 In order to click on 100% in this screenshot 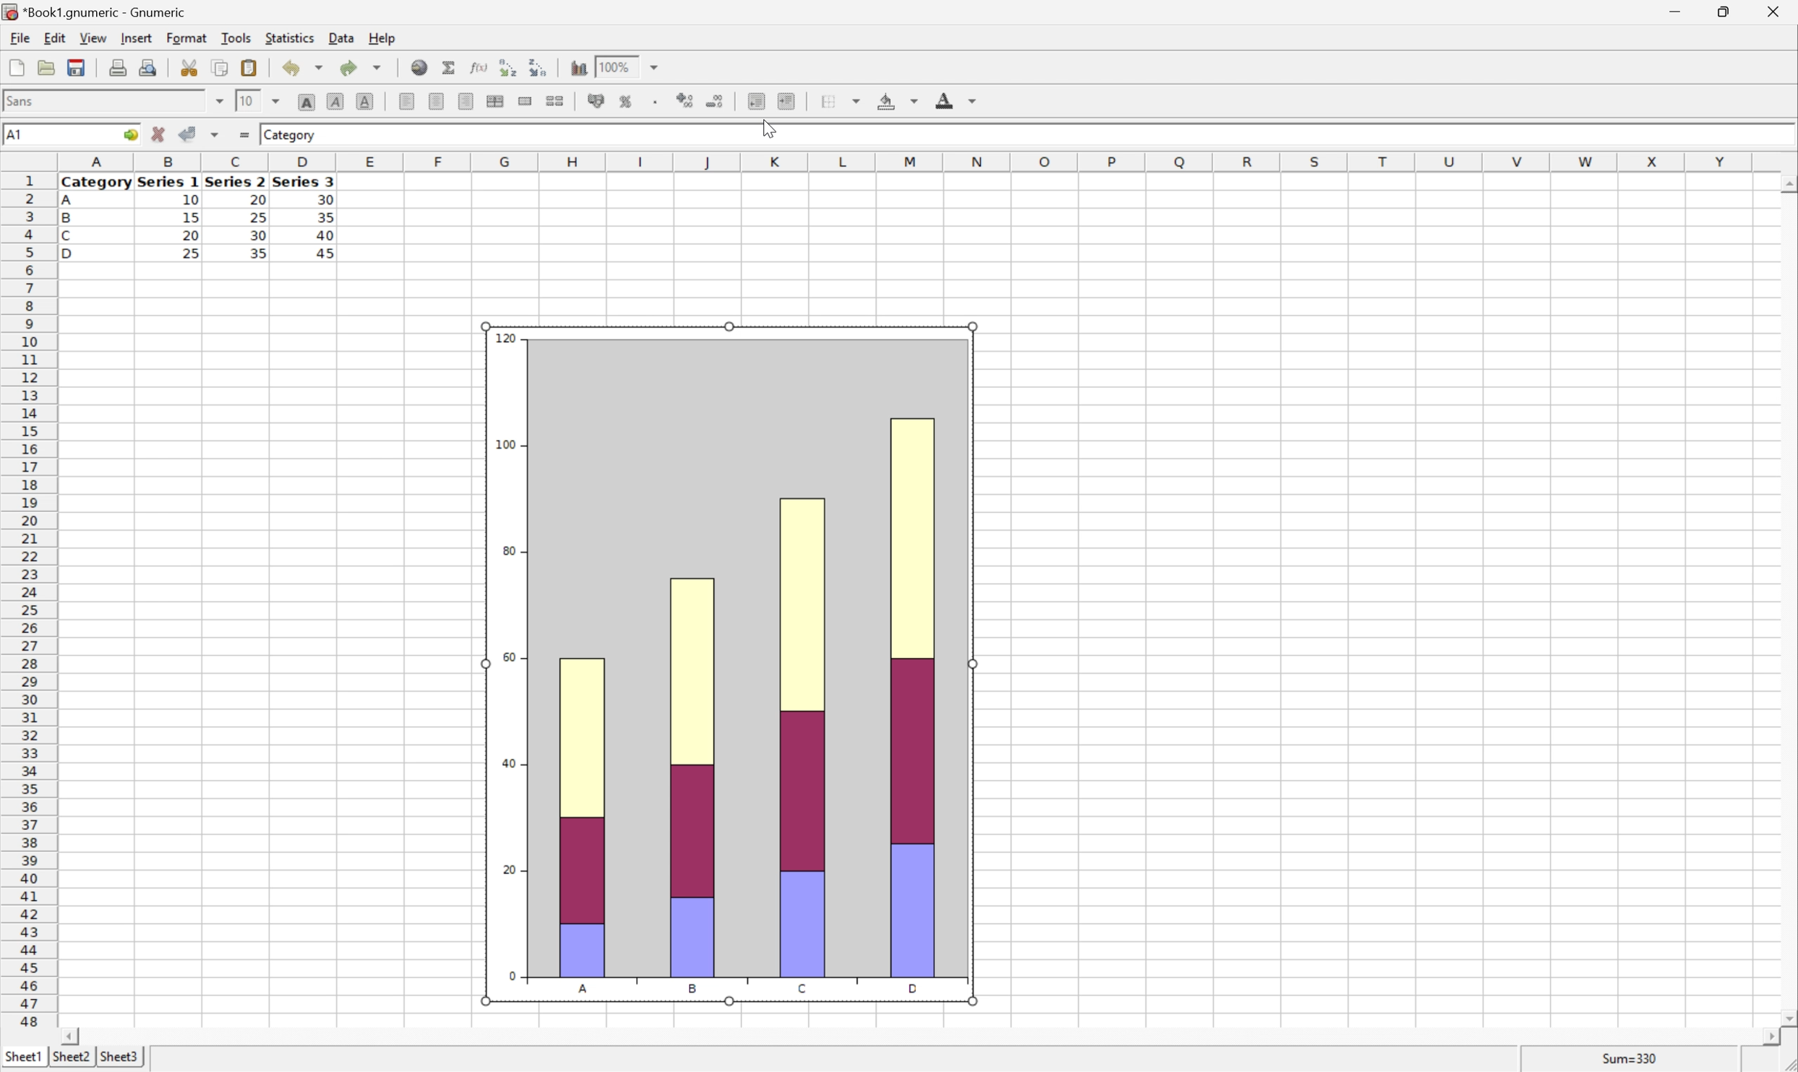, I will do `click(615, 71)`.